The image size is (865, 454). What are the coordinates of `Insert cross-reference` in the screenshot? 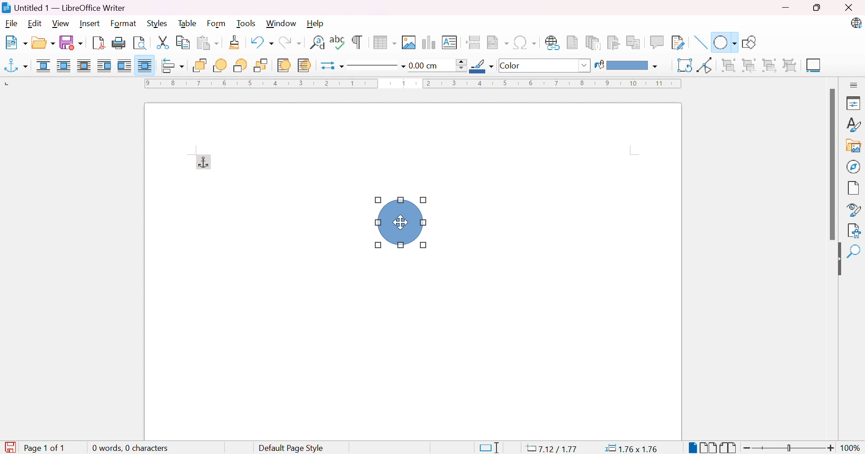 It's located at (635, 43).